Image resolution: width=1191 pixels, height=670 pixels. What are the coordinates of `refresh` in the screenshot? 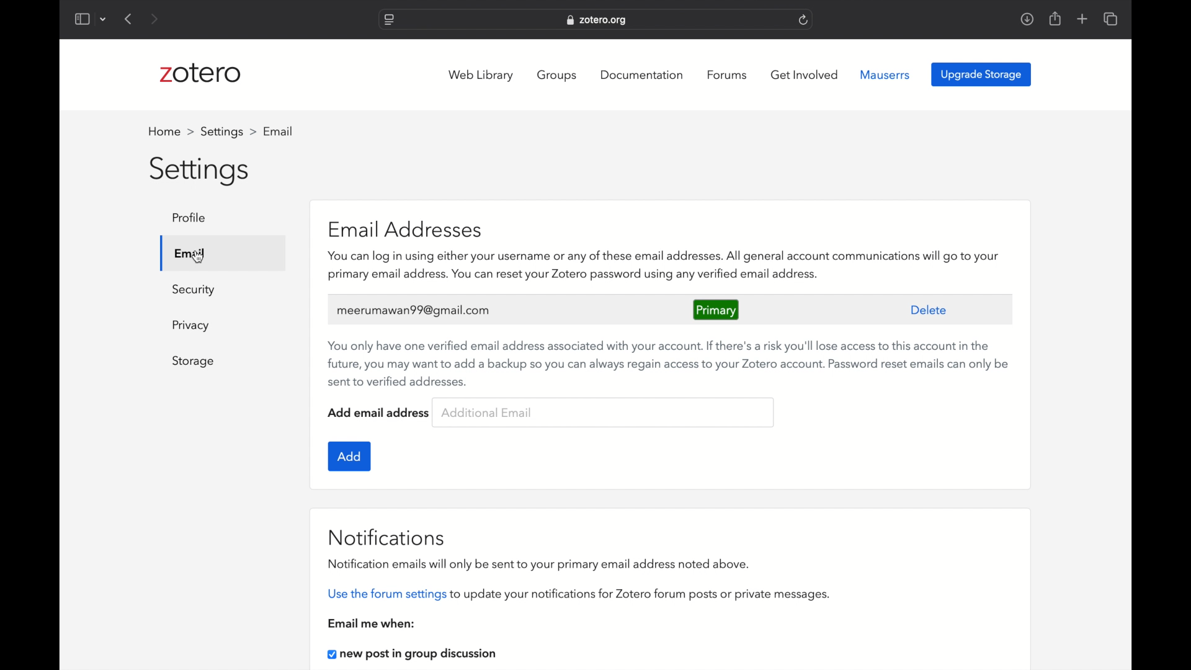 It's located at (804, 20).